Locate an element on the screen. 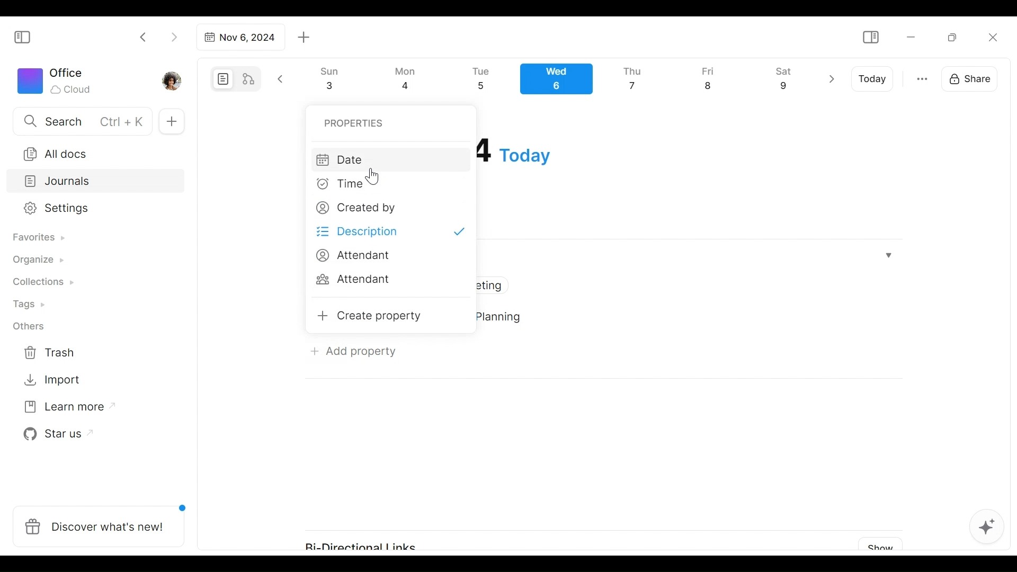  Date is located at coordinates (389, 159).